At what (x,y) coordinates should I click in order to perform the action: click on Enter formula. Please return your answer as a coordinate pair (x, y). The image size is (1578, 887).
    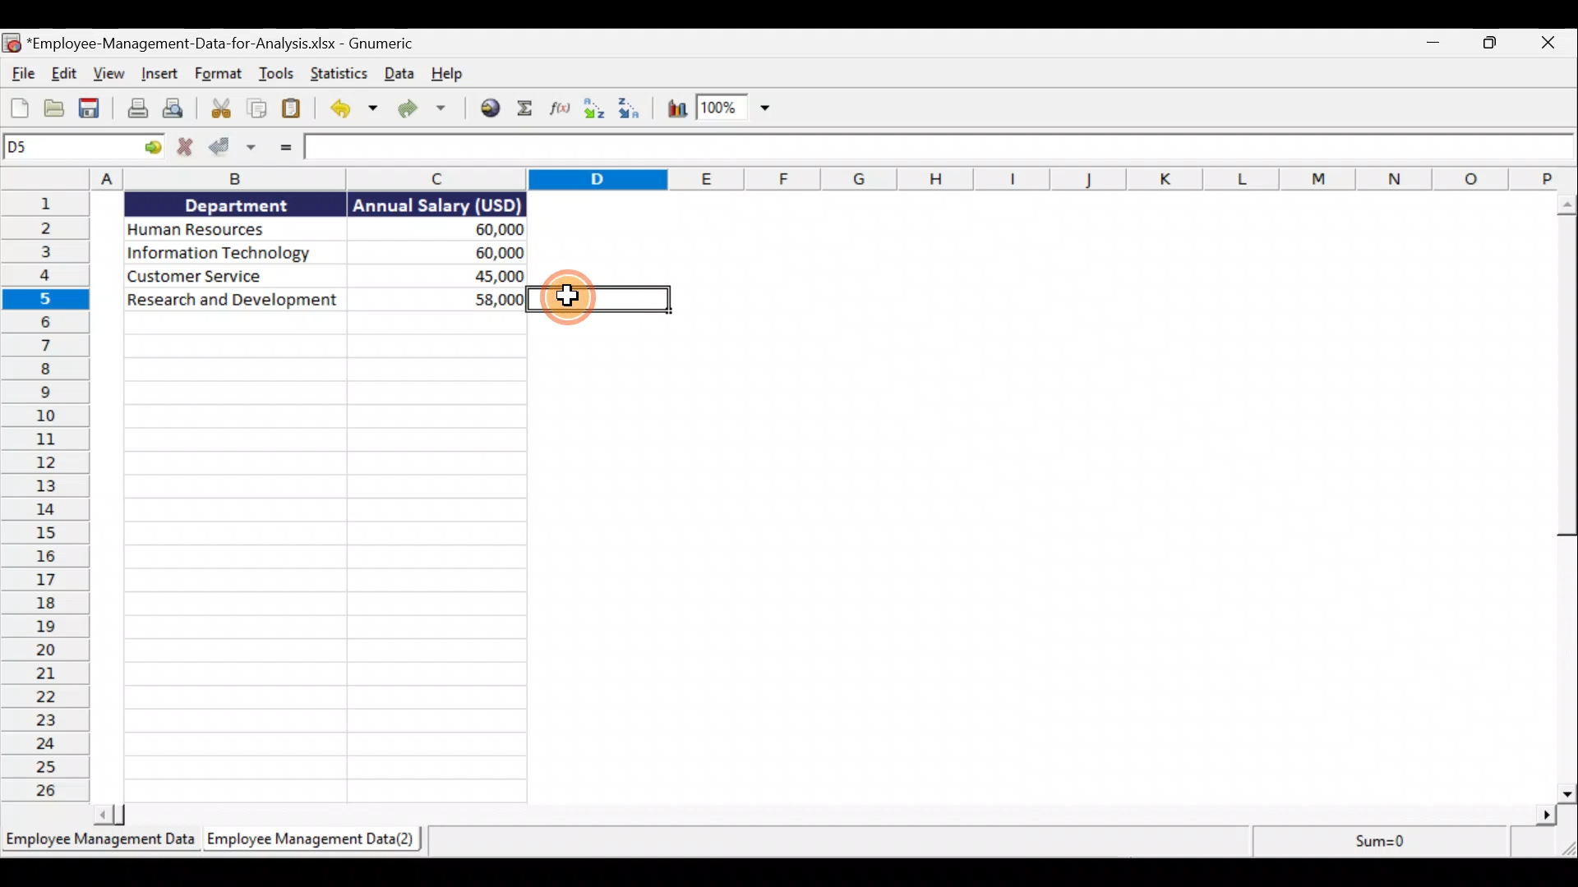
    Looking at the image, I should click on (283, 150).